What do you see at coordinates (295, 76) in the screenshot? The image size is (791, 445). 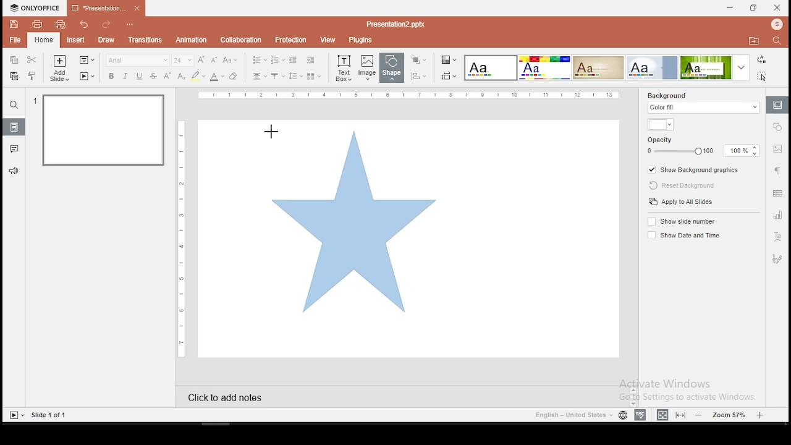 I see `spacing` at bounding box center [295, 76].